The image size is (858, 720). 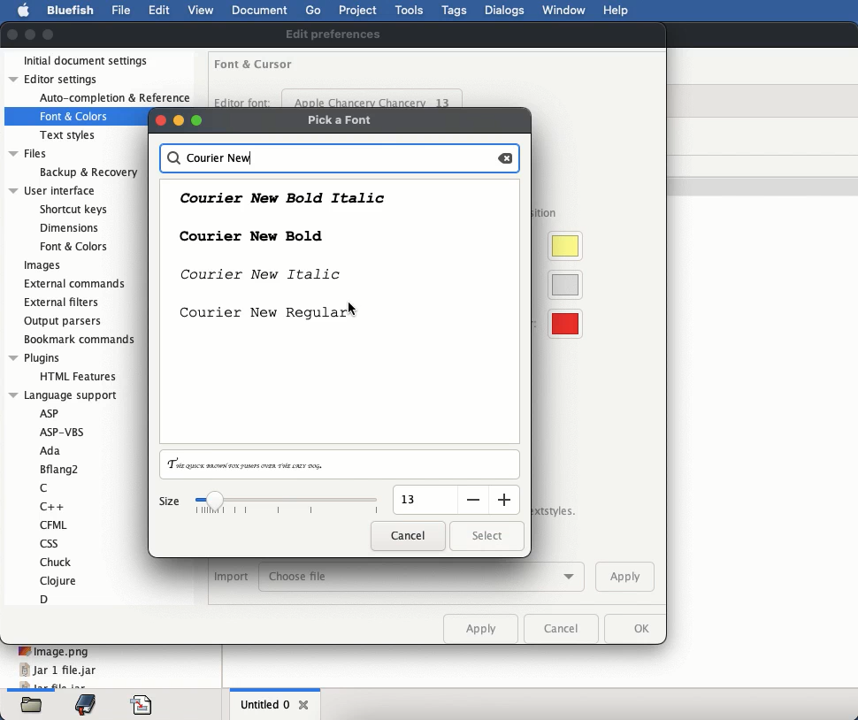 What do you see at coordinates (254, 63) in the screenshot?
I see `font and cursor` at bounding box center [254, 63].